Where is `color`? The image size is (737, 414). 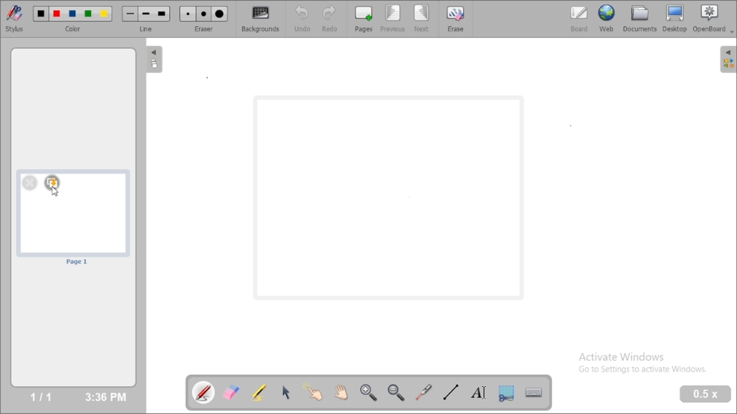
color is located at coordinates (75, 29).